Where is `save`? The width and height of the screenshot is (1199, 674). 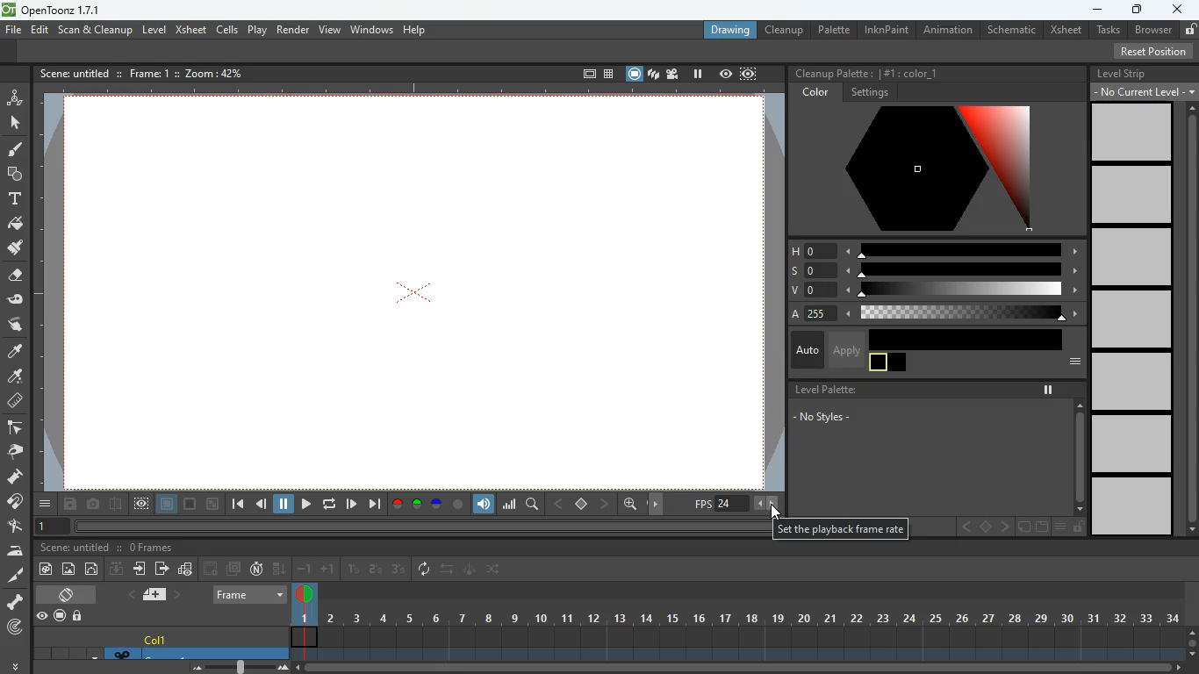 save is located at coordinates (69, 505).